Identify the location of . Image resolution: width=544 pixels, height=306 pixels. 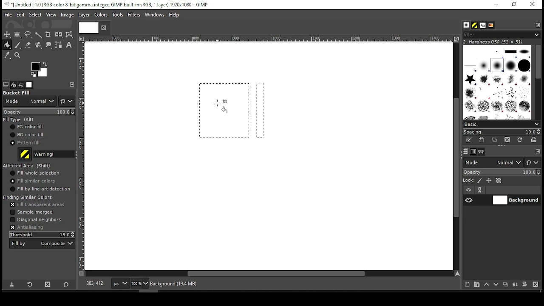
(267, 39).